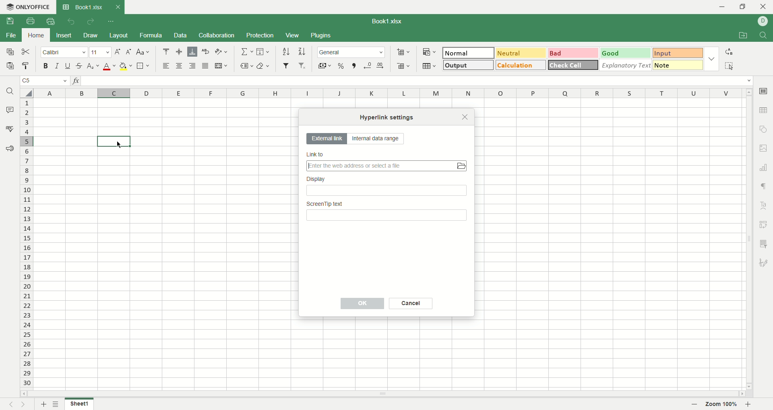 The width and height of the screenshot is (773, 410). Describe the element at coordinates (10, 67) in the screenshot. I see `paste` at that location.